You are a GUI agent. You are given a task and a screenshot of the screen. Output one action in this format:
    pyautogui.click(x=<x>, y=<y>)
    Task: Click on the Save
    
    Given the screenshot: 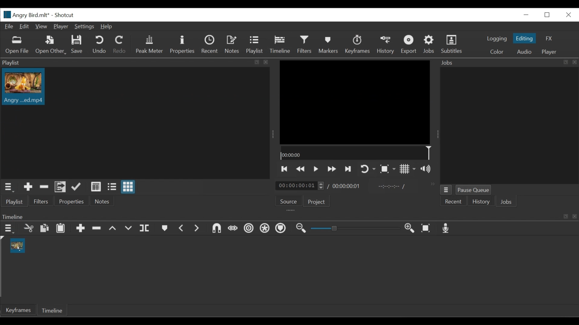 What is the action you would take?
    pyautogui.click(x=77, y=44)
    